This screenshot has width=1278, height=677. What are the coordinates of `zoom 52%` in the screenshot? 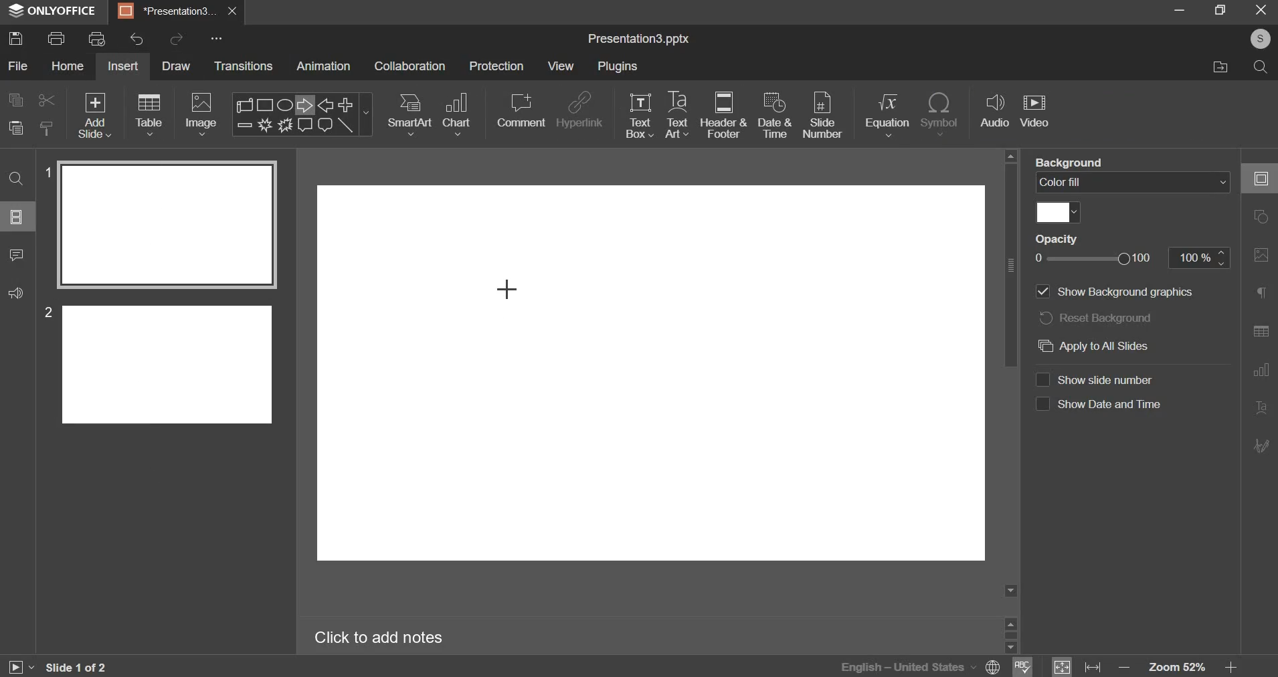 It's located at (1176, 667).